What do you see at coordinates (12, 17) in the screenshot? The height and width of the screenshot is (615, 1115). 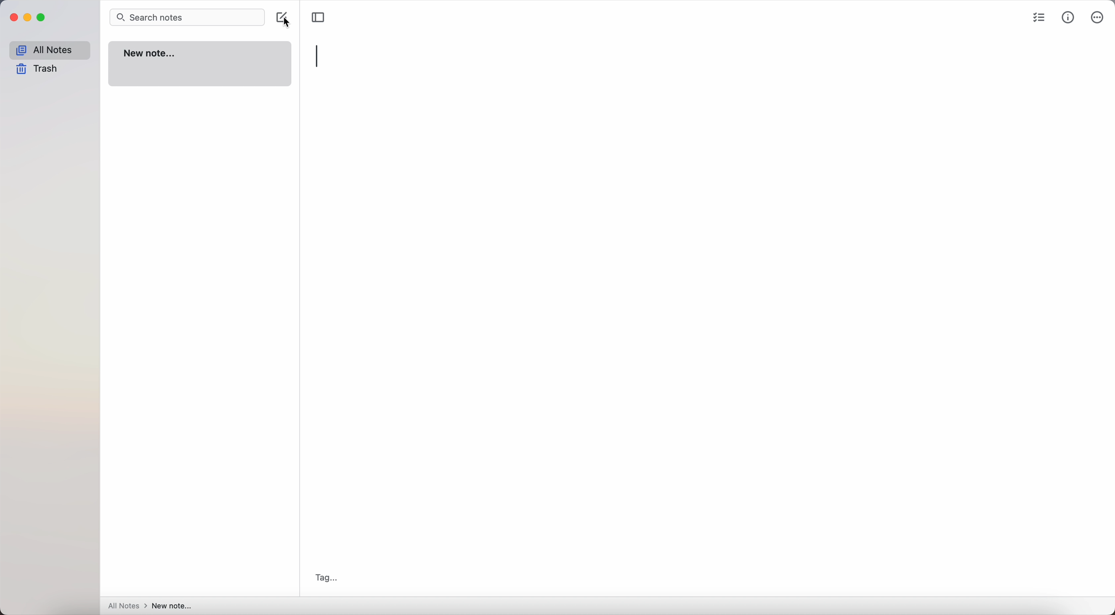 I see `close Simplenote` at bounding box center [12, 17].